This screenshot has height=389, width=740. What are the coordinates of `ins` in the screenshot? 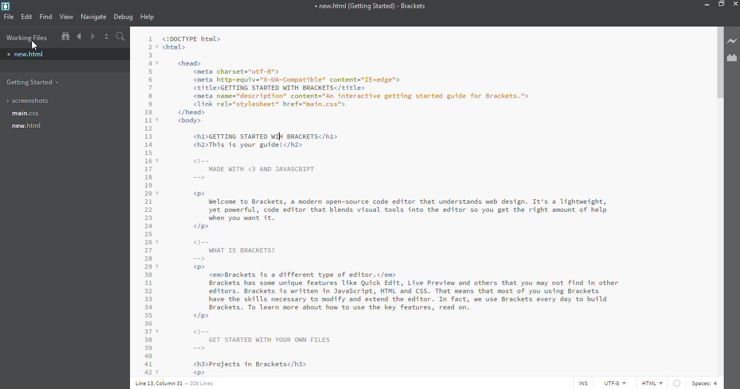 It's located at (582, 383).